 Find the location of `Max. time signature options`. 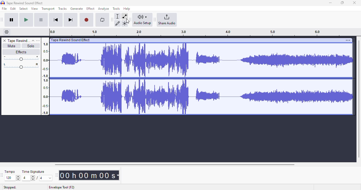

Max. time signature options is located at coordinates (46, 178).